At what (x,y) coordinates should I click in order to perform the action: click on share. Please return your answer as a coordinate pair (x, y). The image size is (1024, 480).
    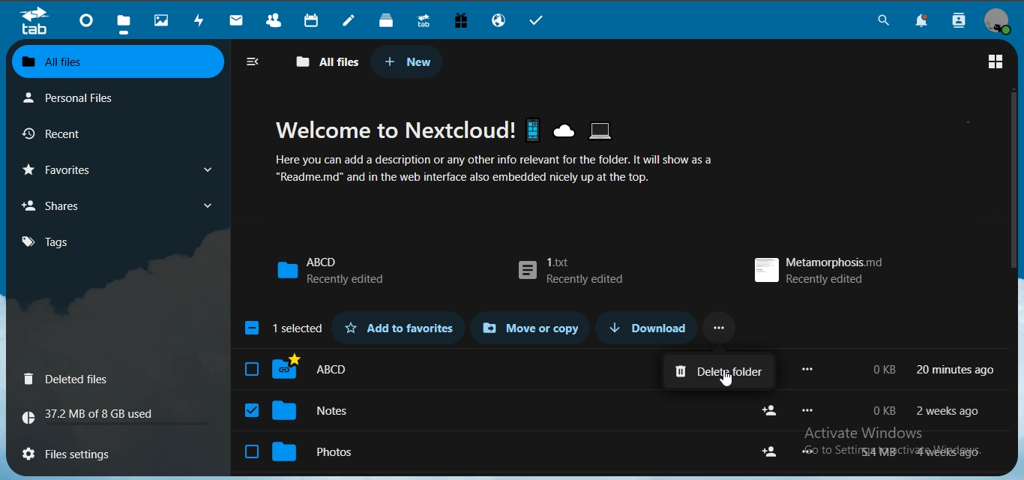
    Looking at the image, I should click on (772, 412).